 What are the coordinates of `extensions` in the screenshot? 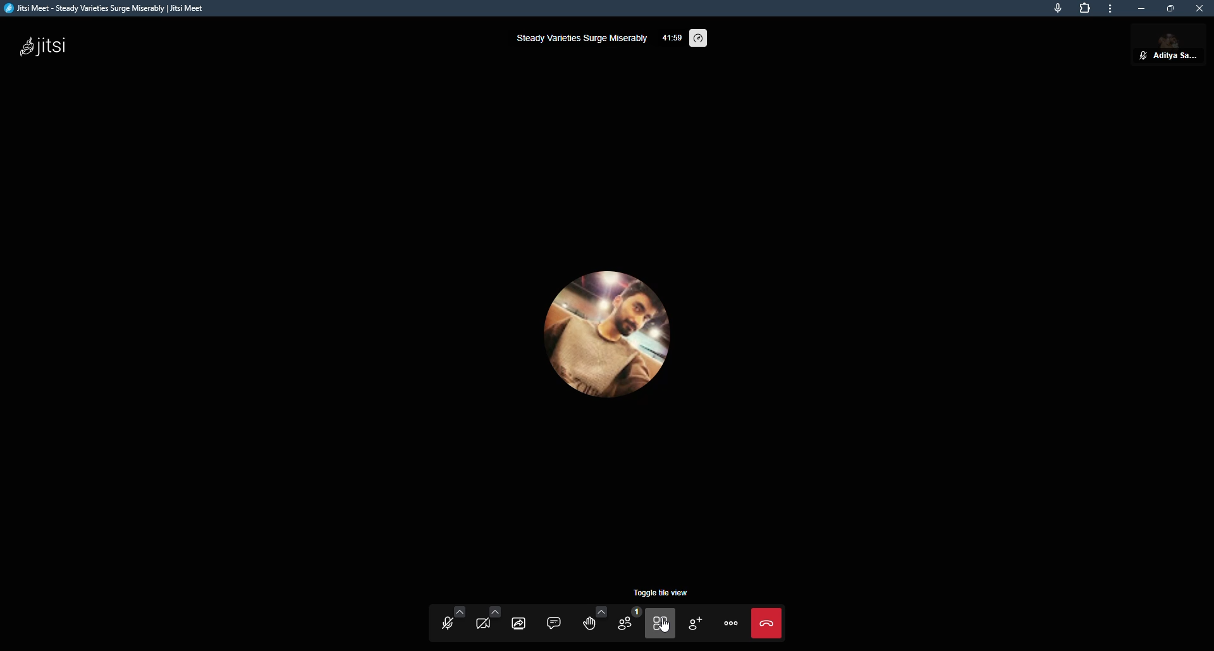 It's located at (1086, 9).